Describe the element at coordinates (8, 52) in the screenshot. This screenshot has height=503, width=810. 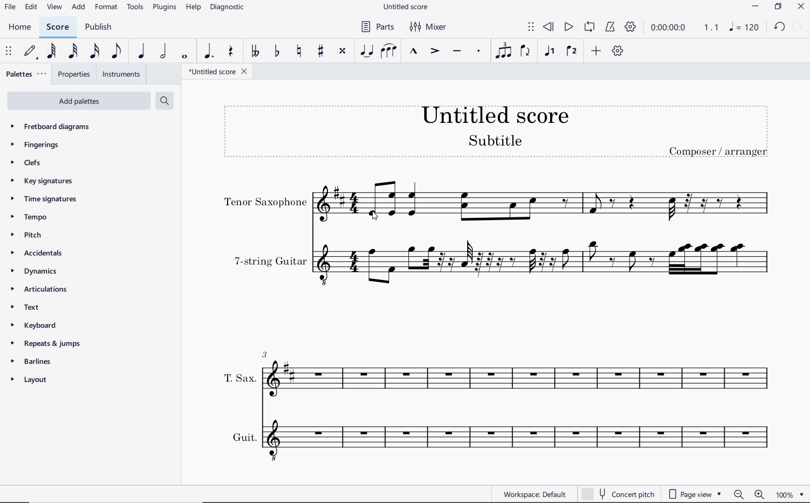
I see `SELECET TO MOVE` at that location.